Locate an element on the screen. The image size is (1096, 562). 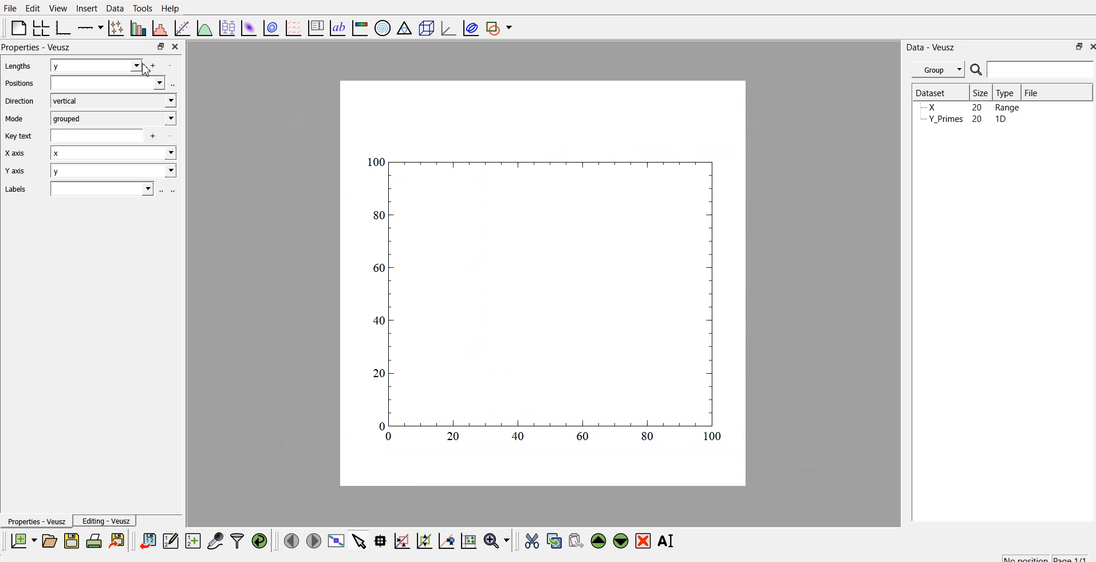
editor is located at coordinates (171, 540).